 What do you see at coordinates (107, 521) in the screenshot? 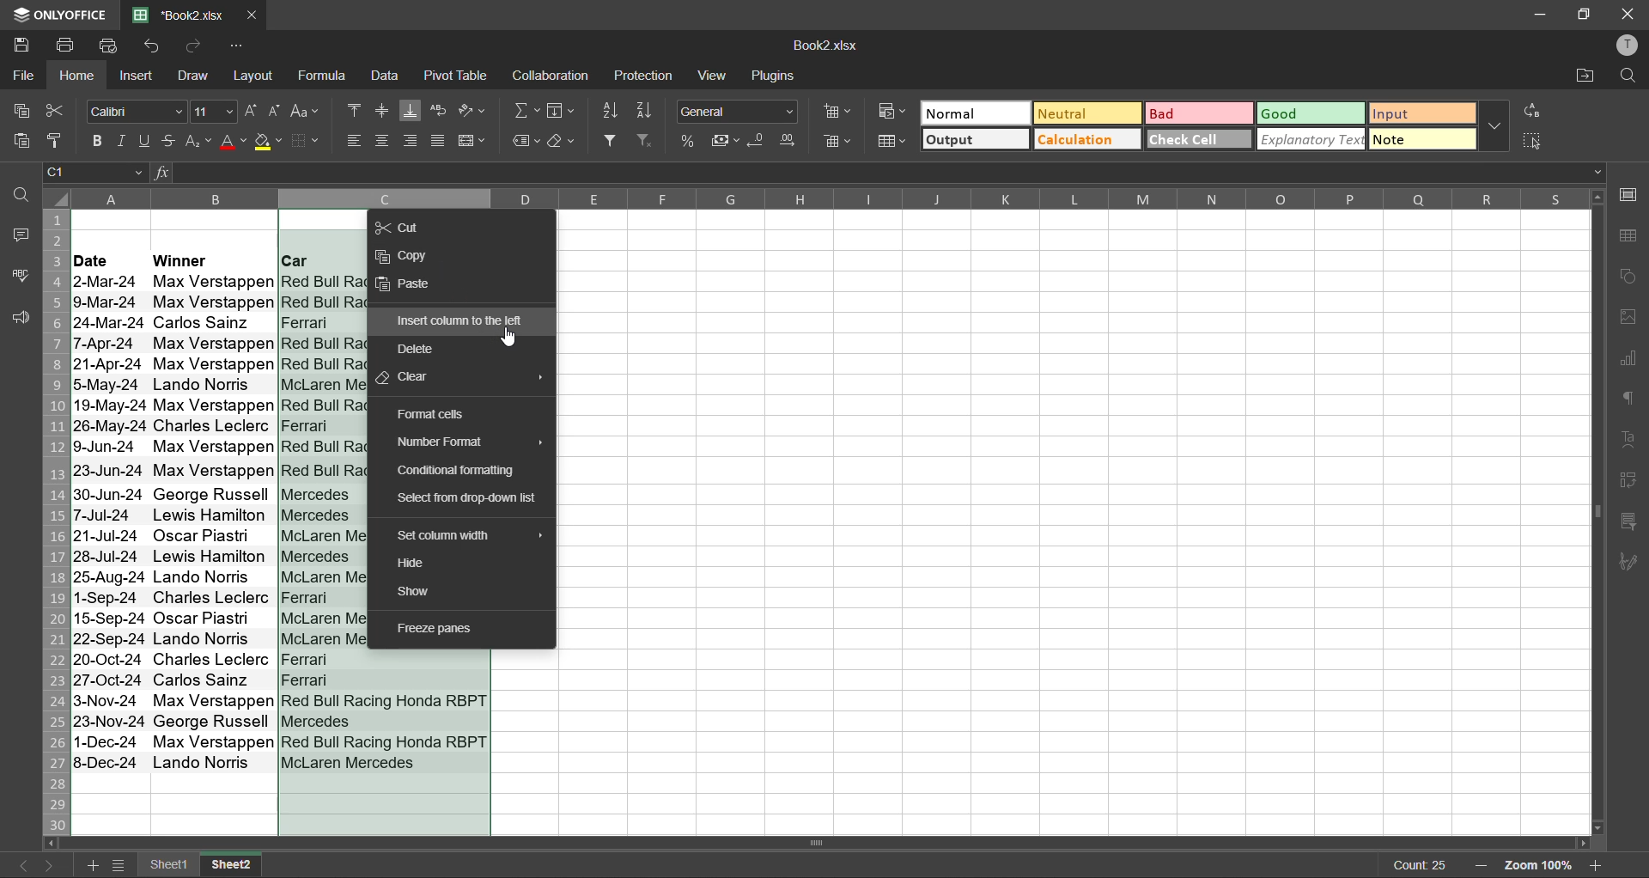
I see `2-Mar-24
9-Mar-24
24-Mar-24
7-Apr-24
21-Apr-24
5-May-24
19-May-24
26-May-24
9-Jun-24
23-Jun-24
30-Jun-24
7-Jul-24
21-Jul-24
28-Jul-24
25-Aug-24
1-Sep-24
15-Sep-24
22-Sep-24
20-Oct-24
27-Oct-24
3-Nov-24
23-Nov-24
1-Dec-24
8.Dec-24` at bounding box center [107, 521].